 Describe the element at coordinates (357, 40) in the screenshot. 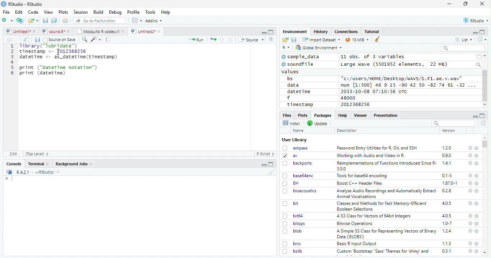

I see `15 MiB` at that location.